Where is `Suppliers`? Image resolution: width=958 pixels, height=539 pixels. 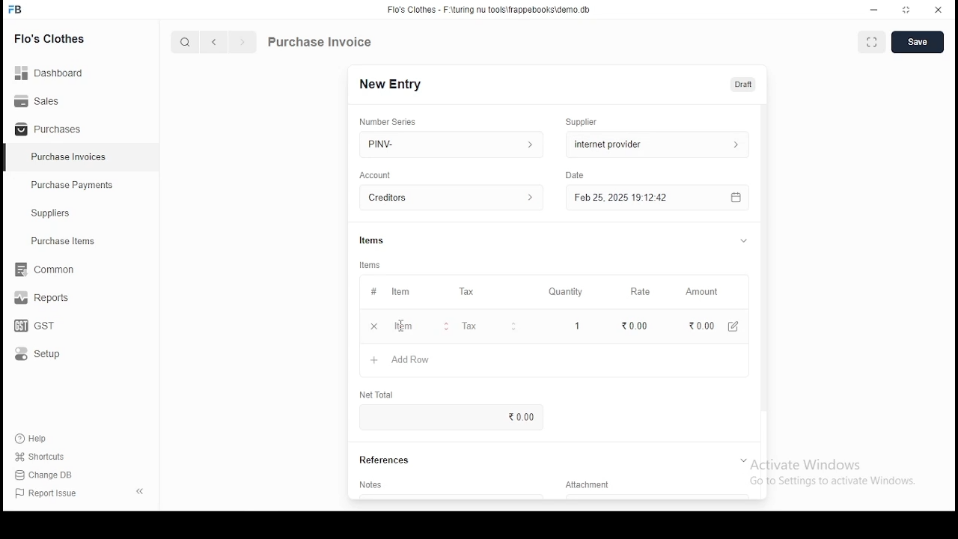 Suppliers is located at coordinates (54, 213).